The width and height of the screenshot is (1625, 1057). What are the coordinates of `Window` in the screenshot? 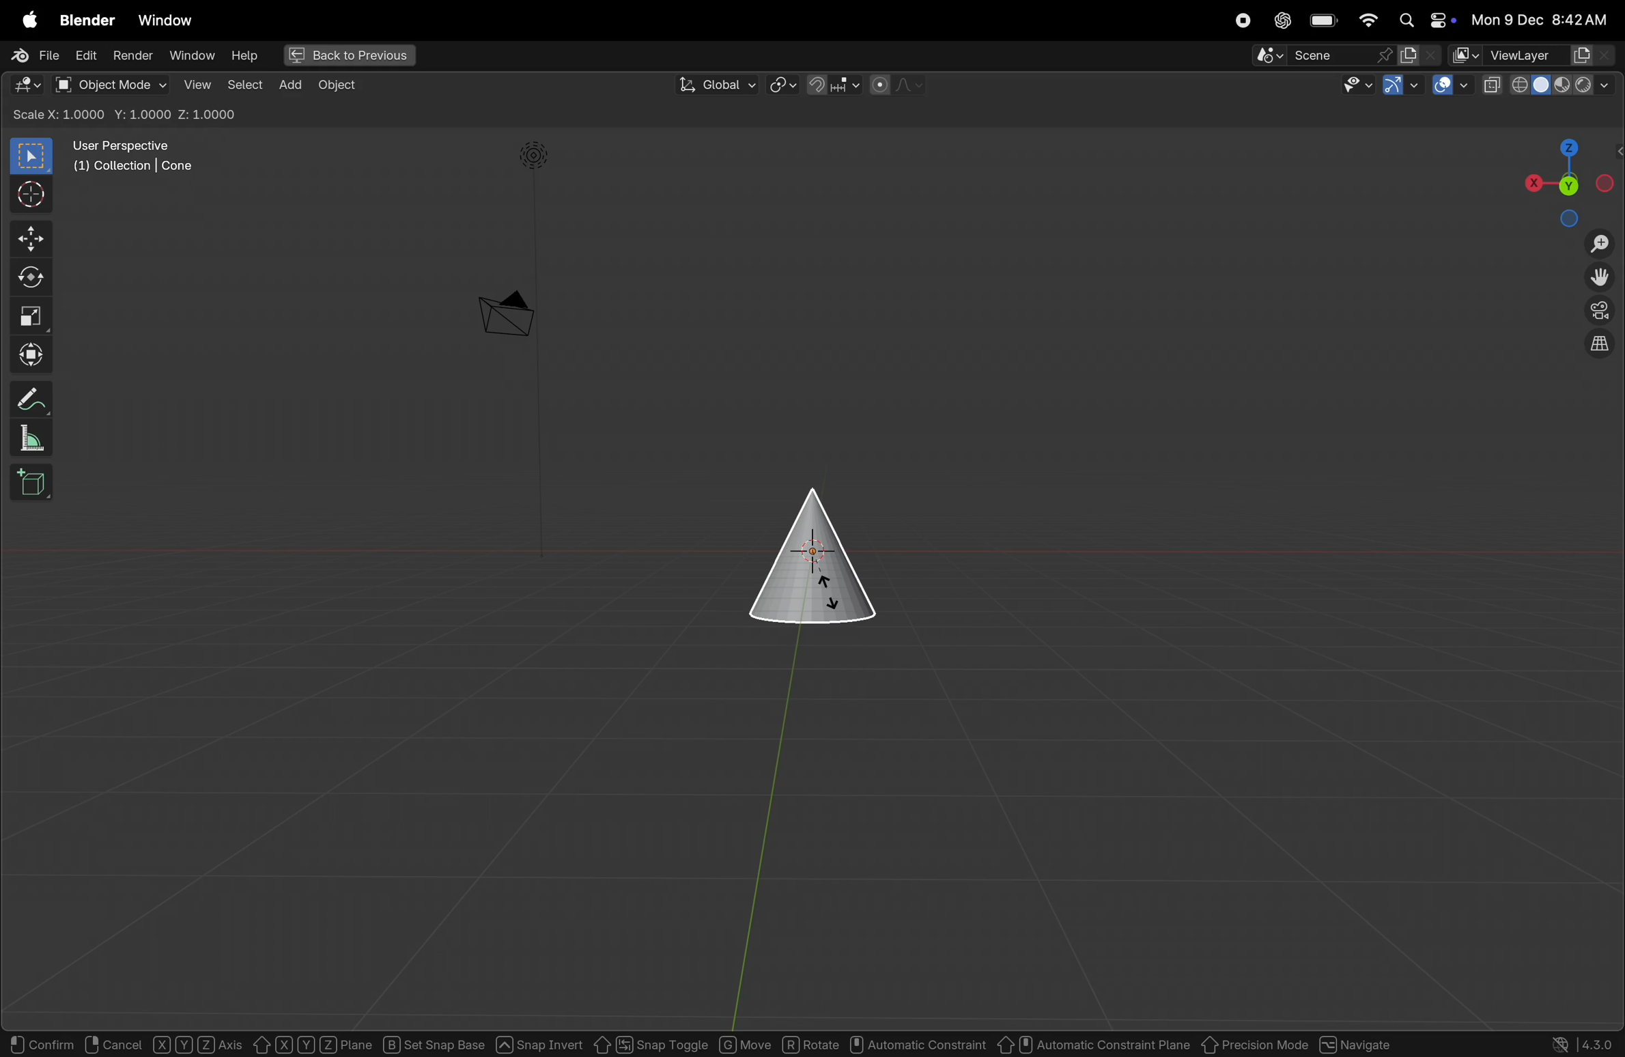 It's located at (166, 20).